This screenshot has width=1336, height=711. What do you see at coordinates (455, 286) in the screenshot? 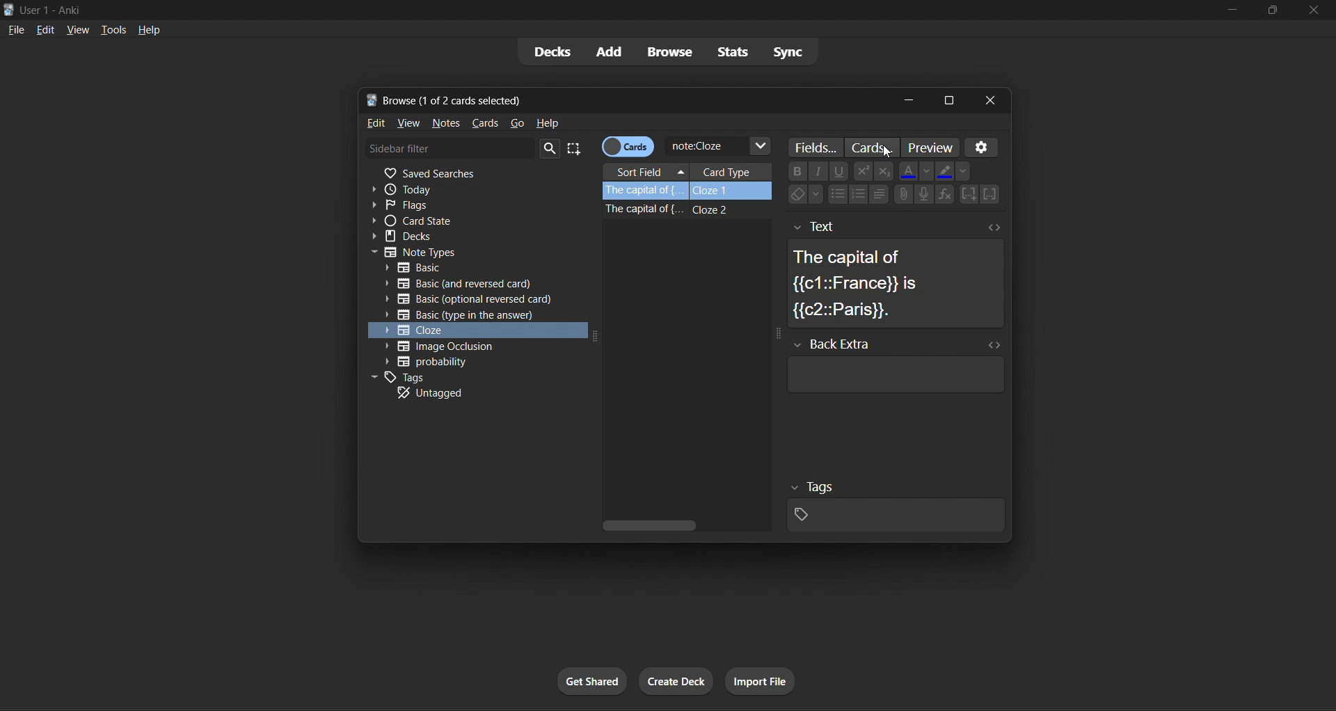
I see `basic (and reversed card) filter` at bounding box center [455, 286].